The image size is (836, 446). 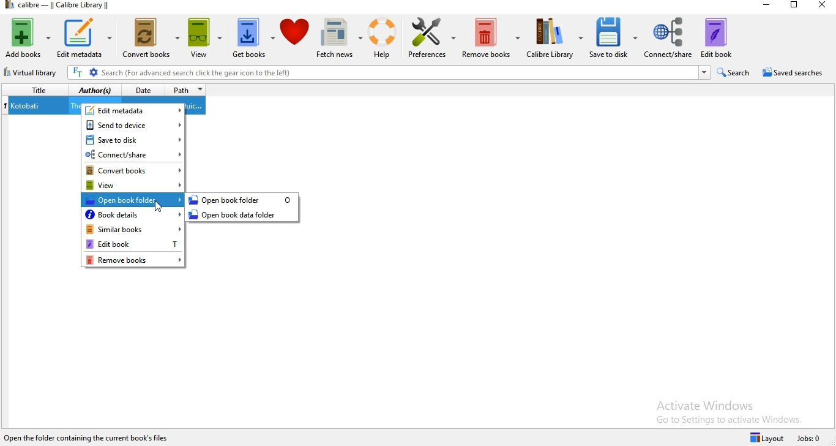 I want to click on edit metadata, so click(x=88, y=39).